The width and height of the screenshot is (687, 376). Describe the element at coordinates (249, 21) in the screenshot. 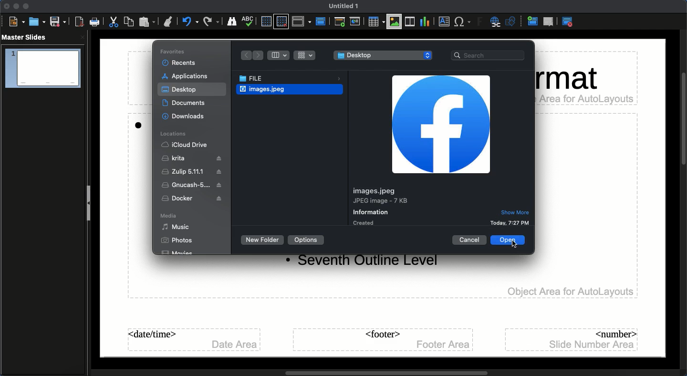

I see `Spelling` at that location.